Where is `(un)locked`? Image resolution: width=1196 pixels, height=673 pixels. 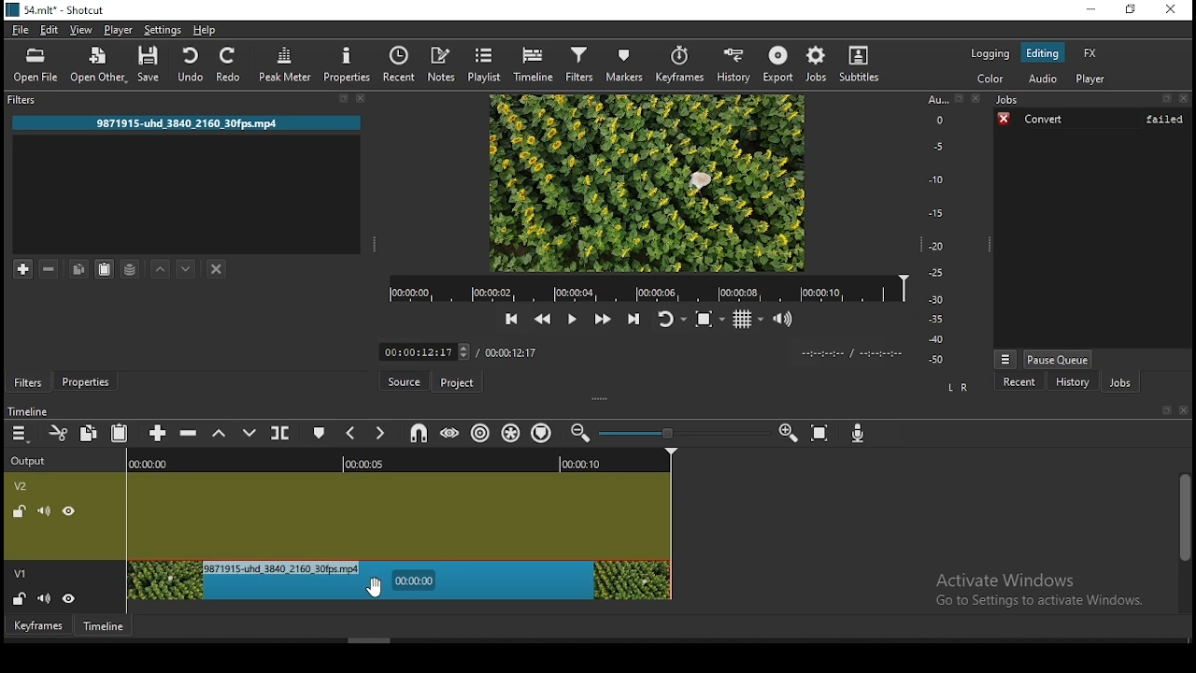 (un)locked is located at coordinates (21, 597).